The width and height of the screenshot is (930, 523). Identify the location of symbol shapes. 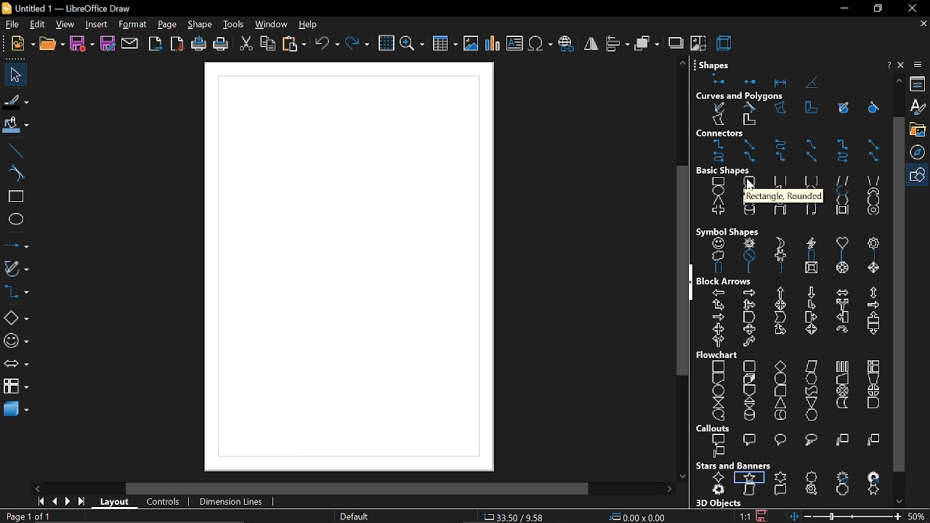
(727, 231).